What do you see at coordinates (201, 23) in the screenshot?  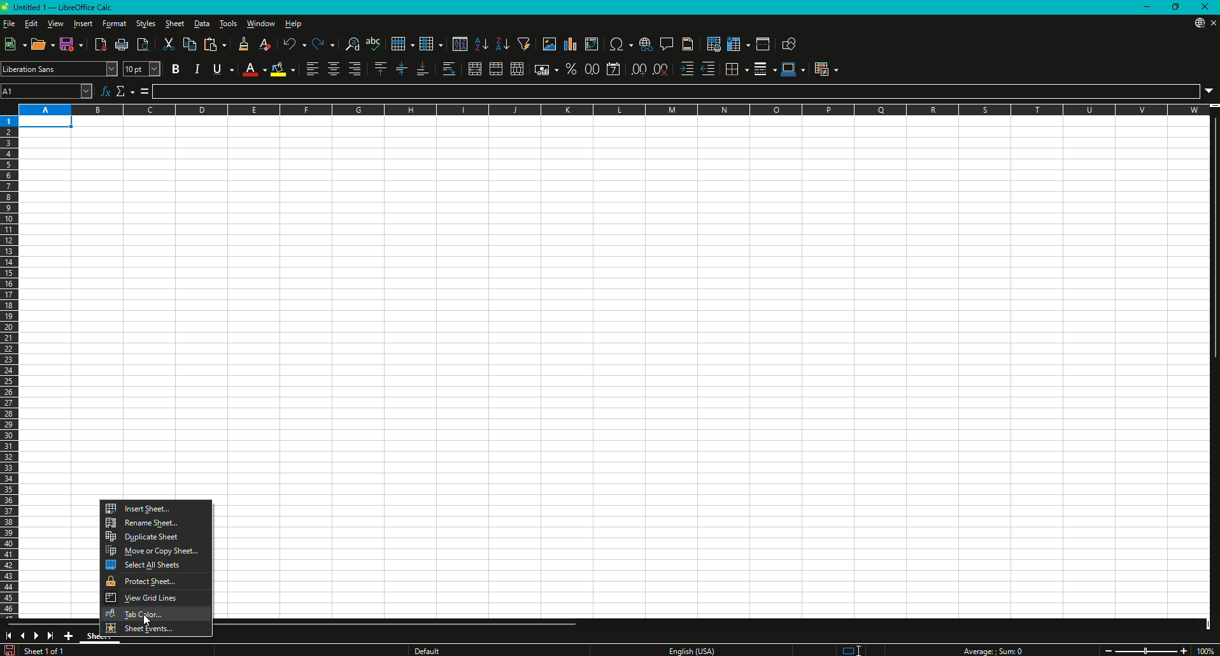 I see `Data` at bounding box center [201, 23].